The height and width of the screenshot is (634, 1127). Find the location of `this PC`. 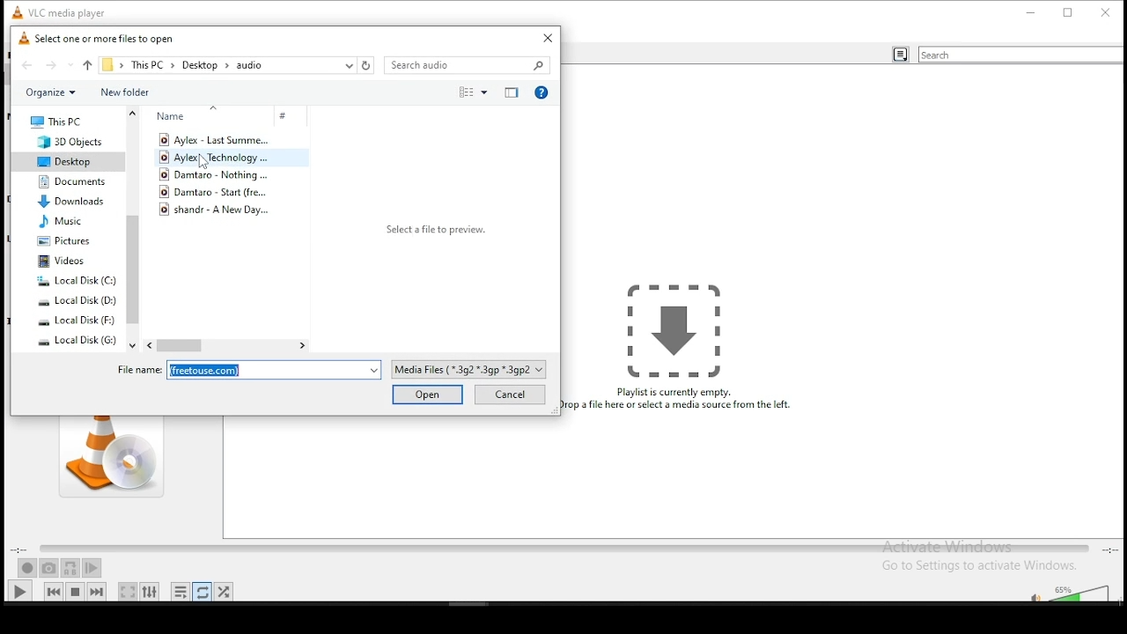

this PC is located at coordinates (59, 122).